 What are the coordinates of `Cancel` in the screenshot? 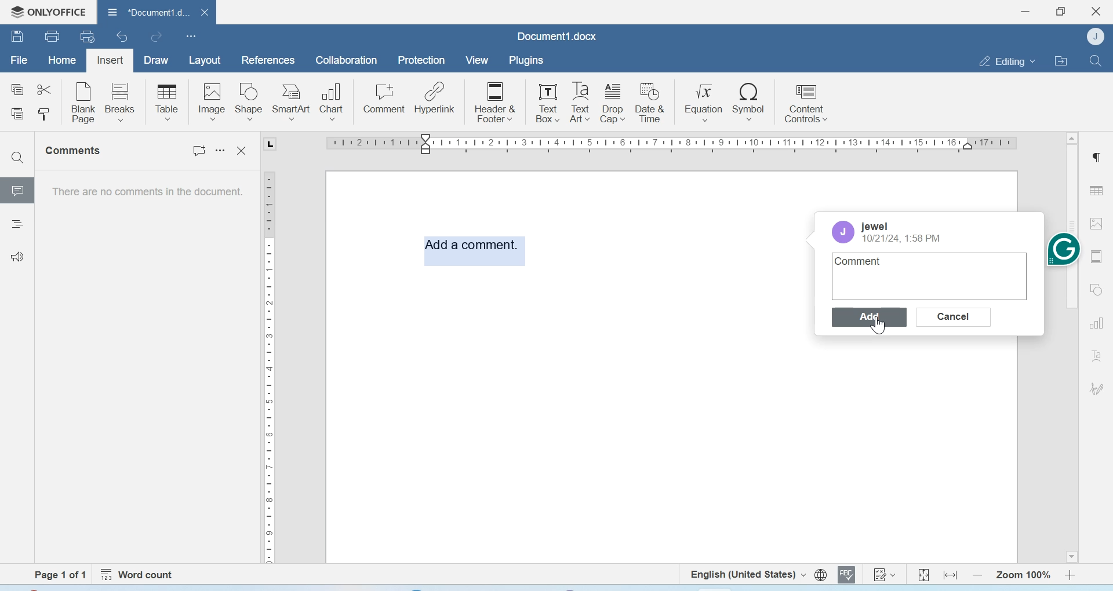 It's located at (955, 317).